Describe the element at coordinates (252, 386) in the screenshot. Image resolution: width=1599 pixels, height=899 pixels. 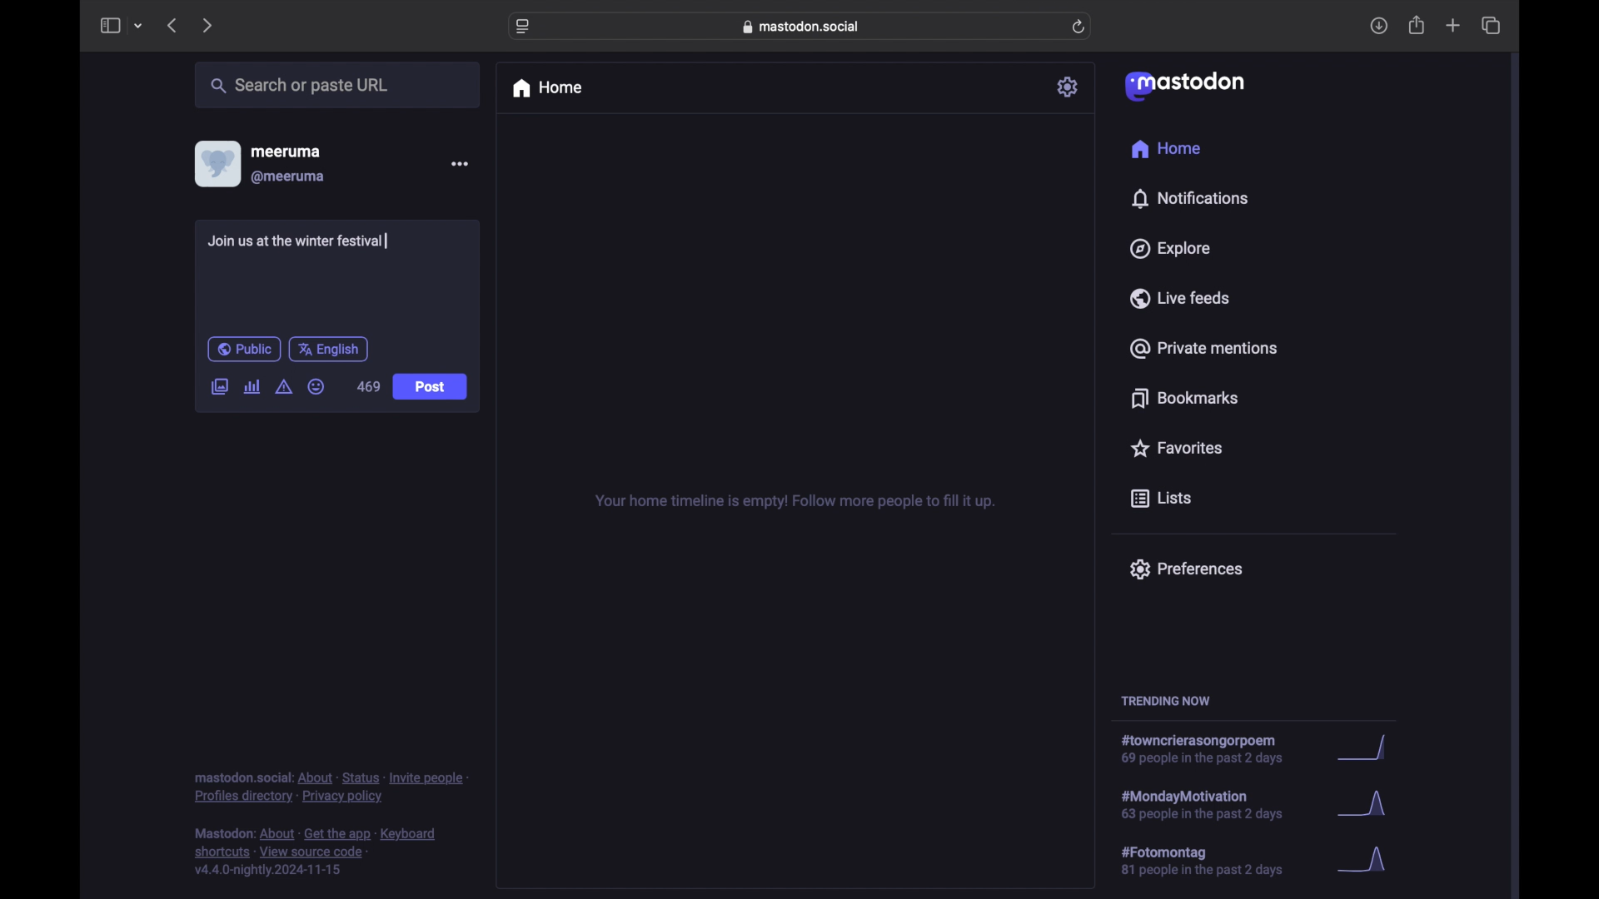
I see `add  poll` at that location.